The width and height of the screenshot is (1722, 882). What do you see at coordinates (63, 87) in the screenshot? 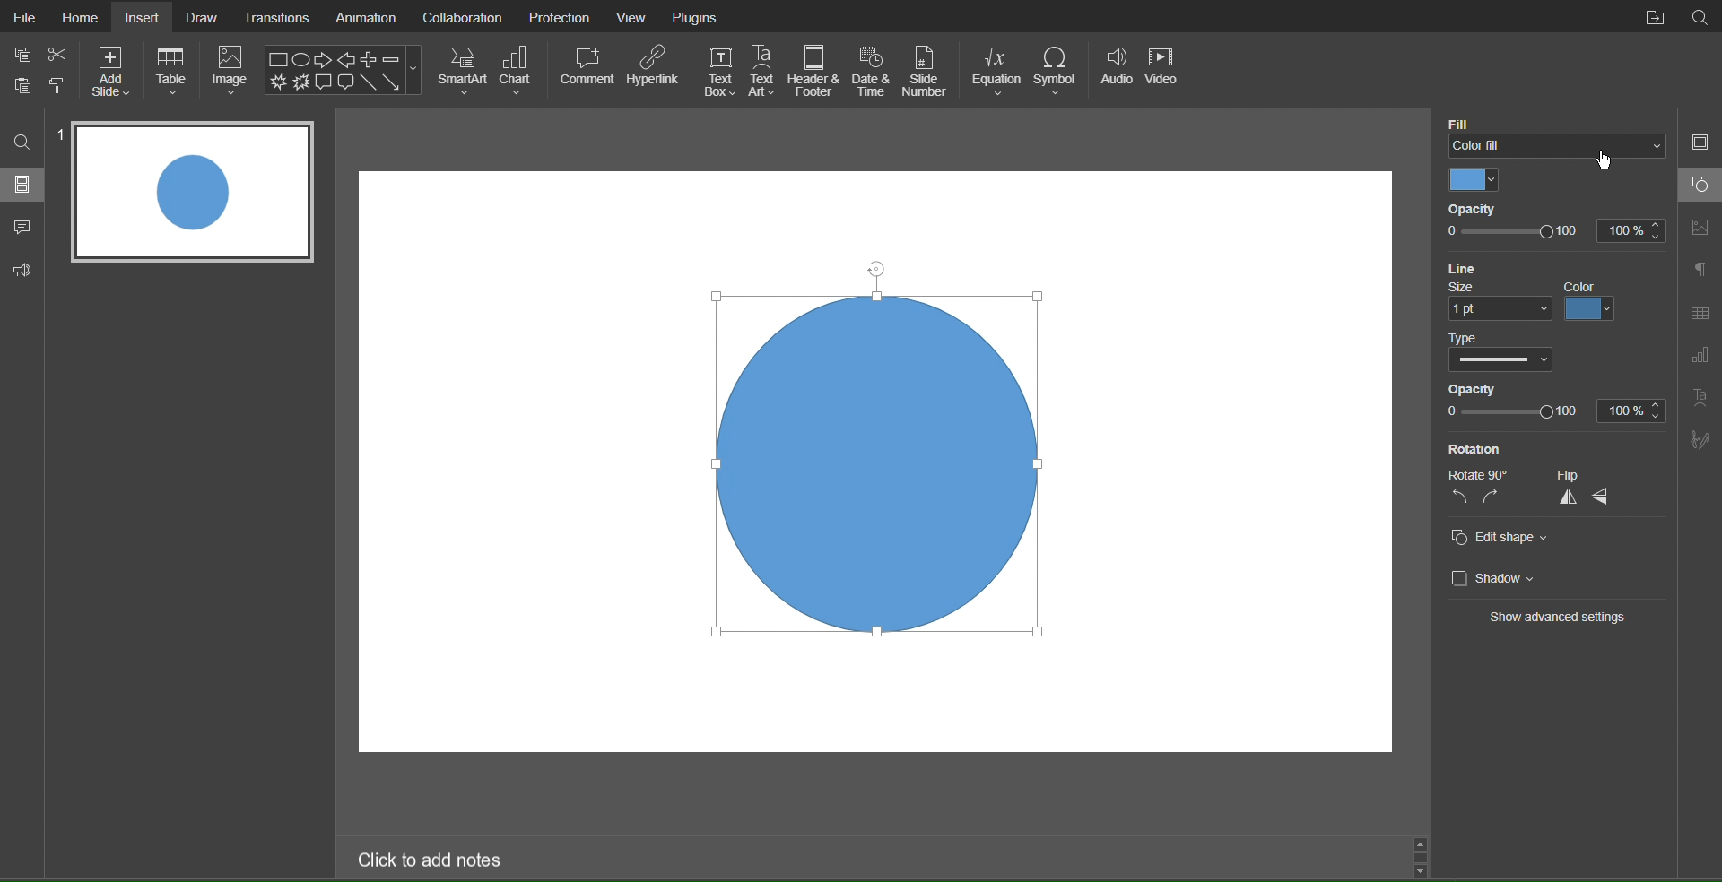
I see `format painter` at bounding box center [63, 87].